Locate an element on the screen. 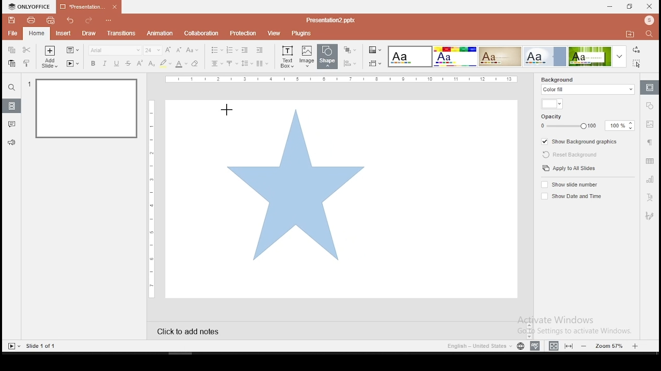 This screenshot has height=371, width=661. fit to width is located at coordinates (554, 345).